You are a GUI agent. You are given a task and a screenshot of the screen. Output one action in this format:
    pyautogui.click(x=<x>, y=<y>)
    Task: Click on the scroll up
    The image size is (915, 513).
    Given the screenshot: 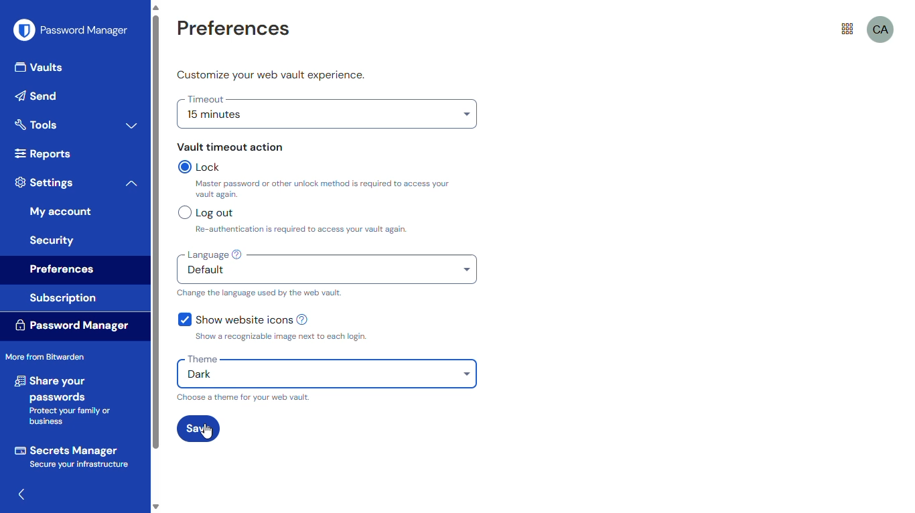 What is the action you would take?
    pyautogui.click(x=155, y=7)
    